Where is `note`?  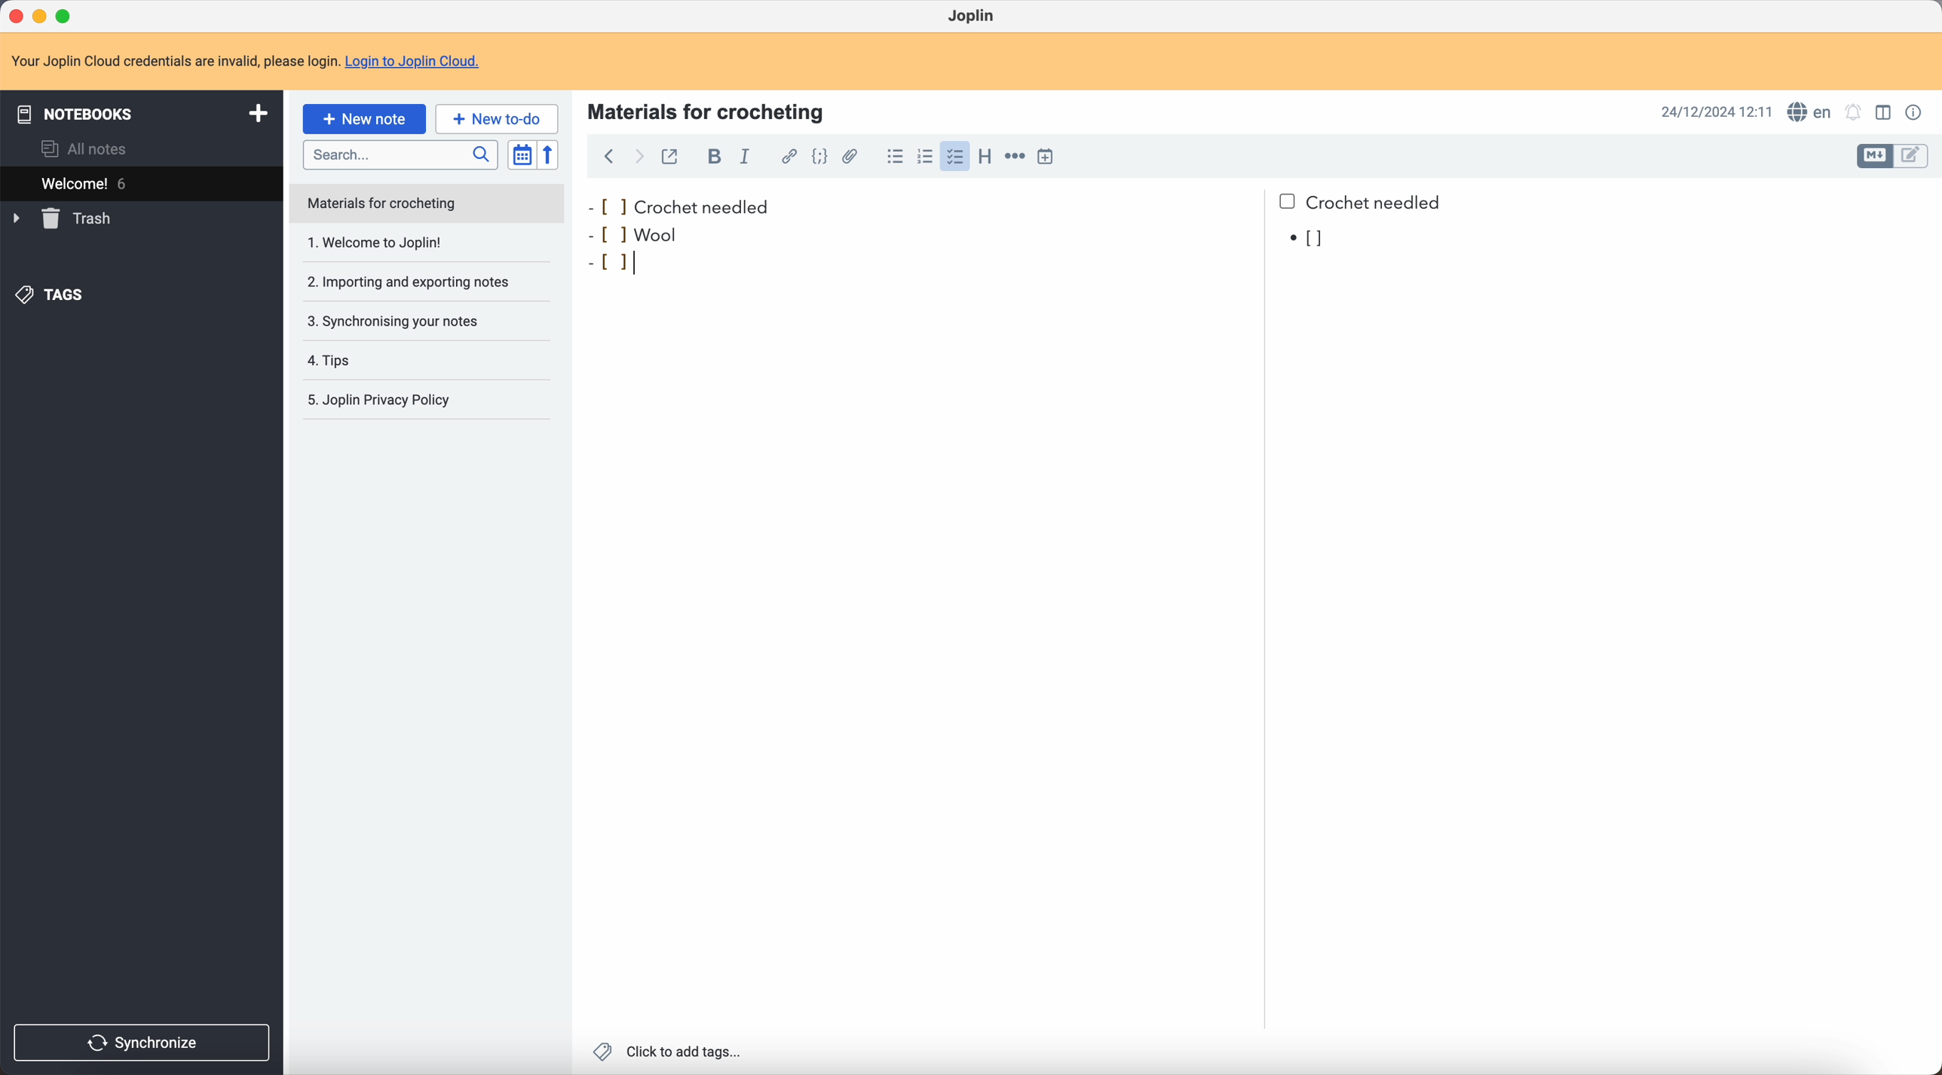
note is located at coordinates (427, 204).